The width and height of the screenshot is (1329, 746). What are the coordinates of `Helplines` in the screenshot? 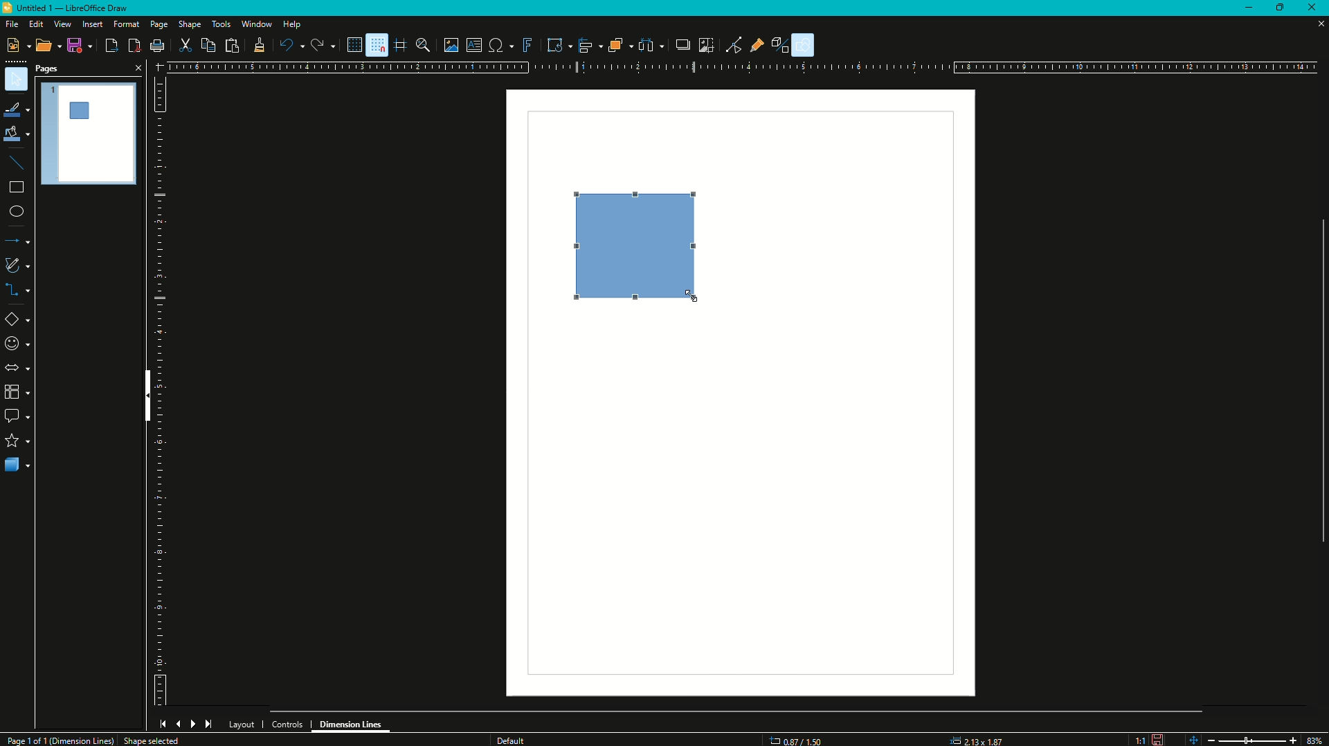 It's located at (400, 45).